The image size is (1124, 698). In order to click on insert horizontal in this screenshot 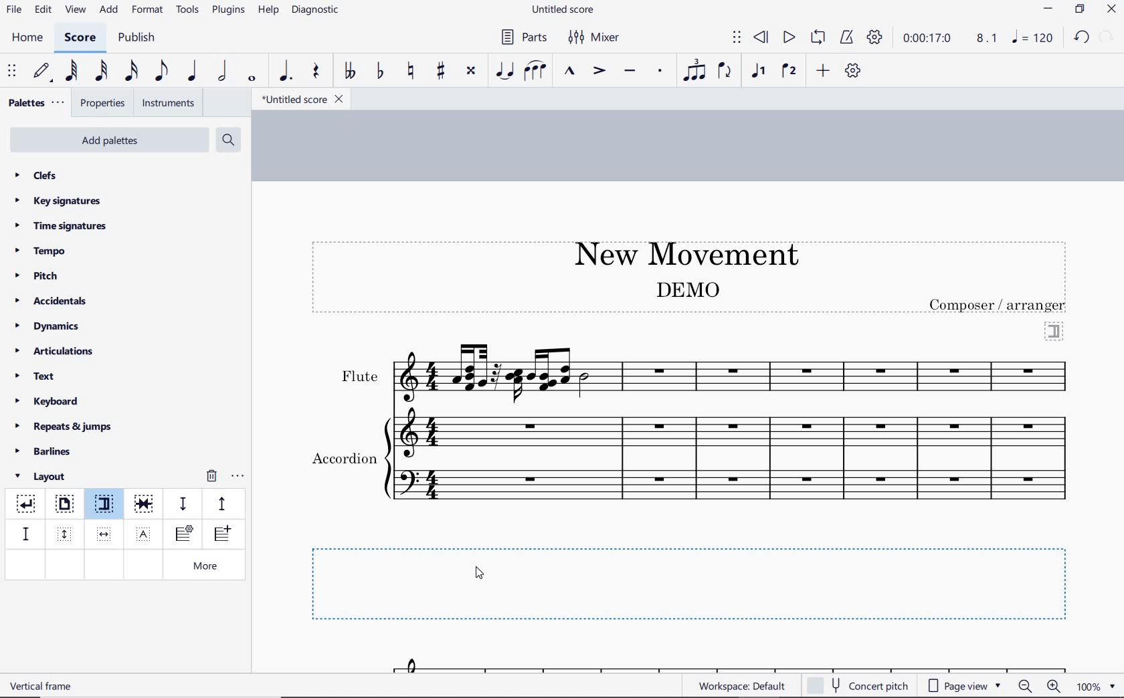, I will do `click(104, 534)`.